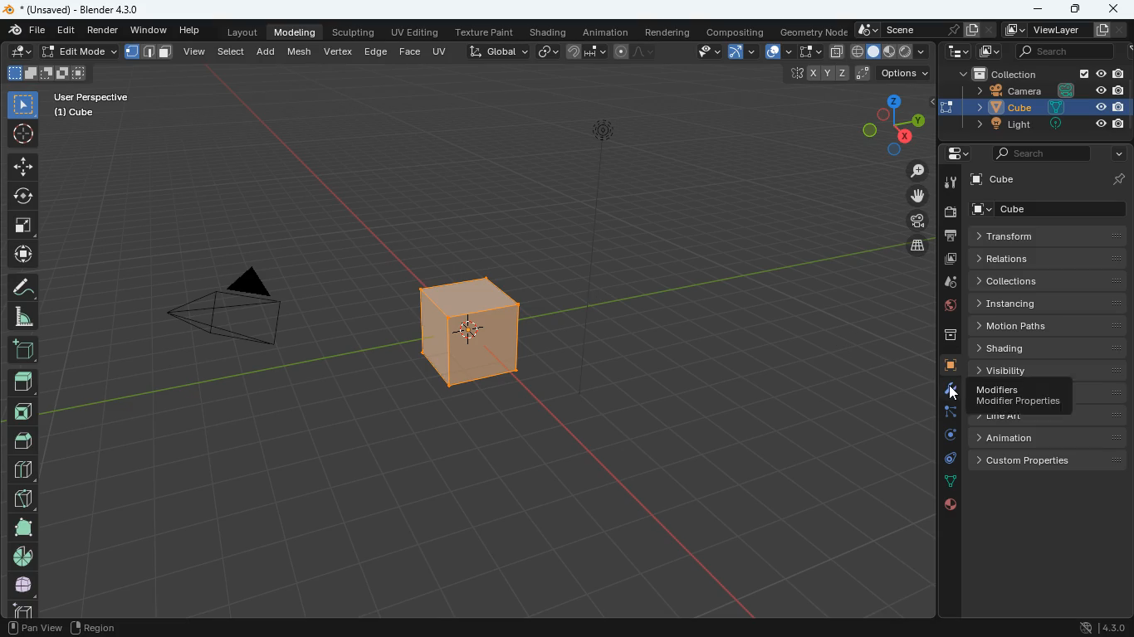 The image size is (1134, 637). I want to click on cube, so click(1035, 108).